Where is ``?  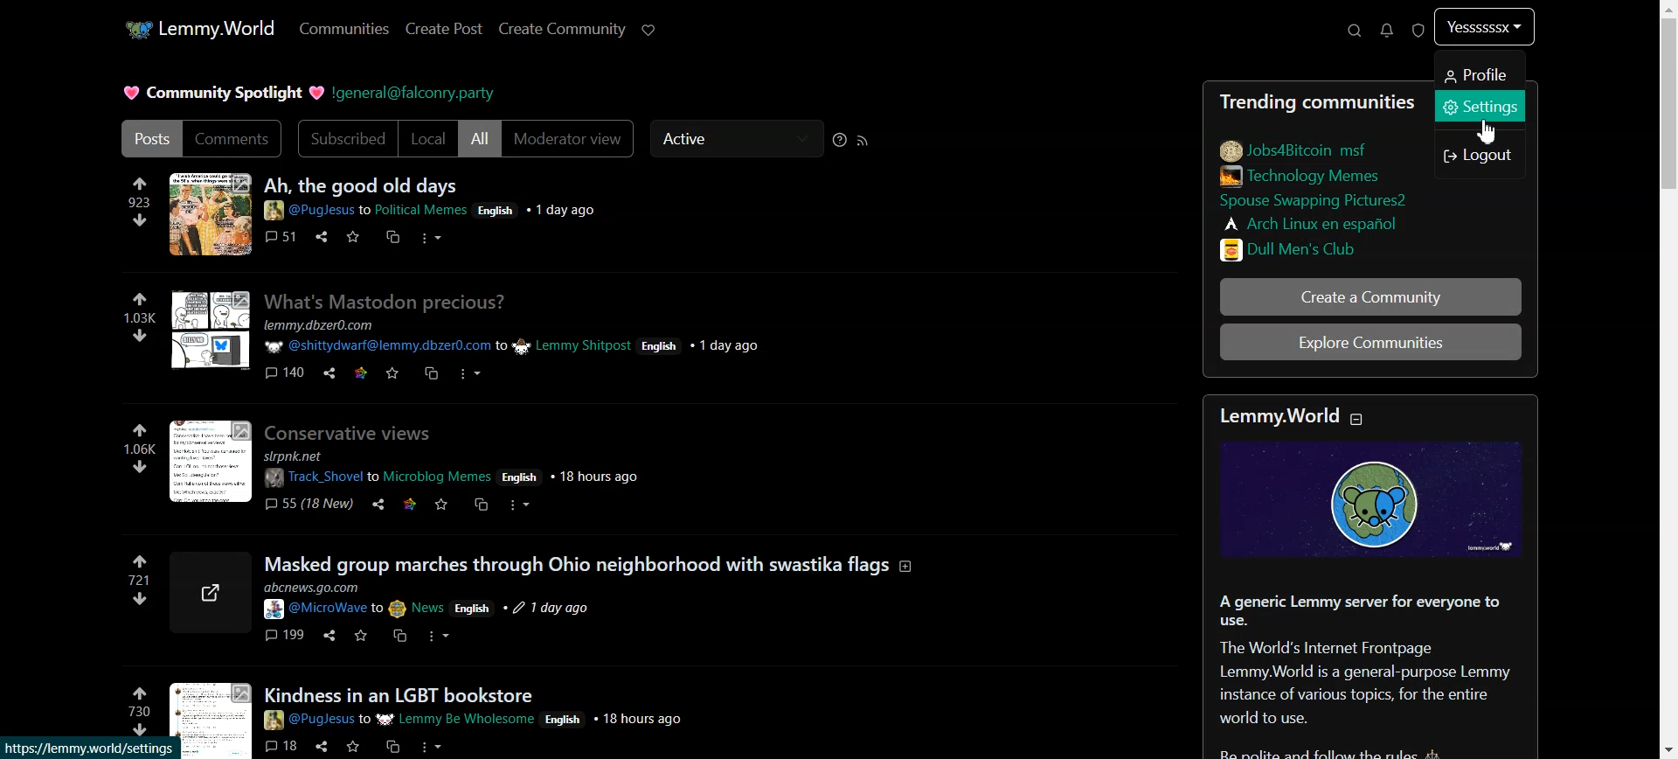
 is located at coordinates (595, 565).